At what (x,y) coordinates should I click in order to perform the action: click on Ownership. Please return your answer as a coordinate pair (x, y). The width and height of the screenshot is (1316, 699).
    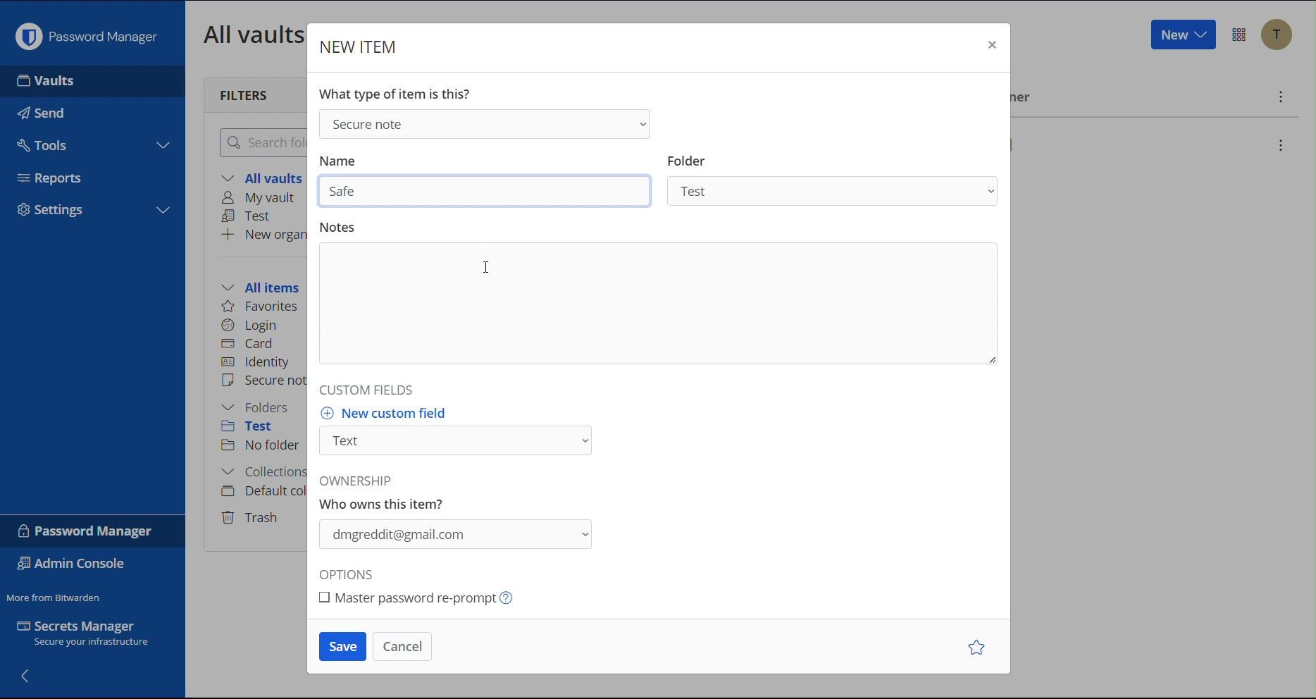
    Looking at the image, I should click on (454, 535).